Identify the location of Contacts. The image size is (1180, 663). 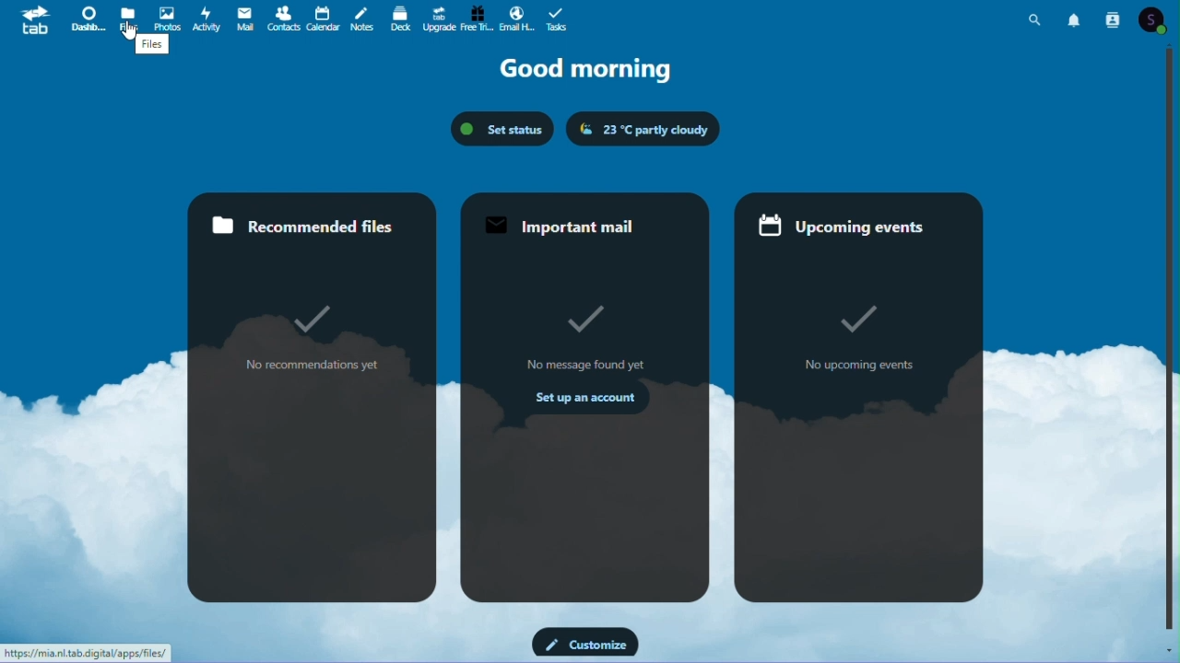
(1114, 17).